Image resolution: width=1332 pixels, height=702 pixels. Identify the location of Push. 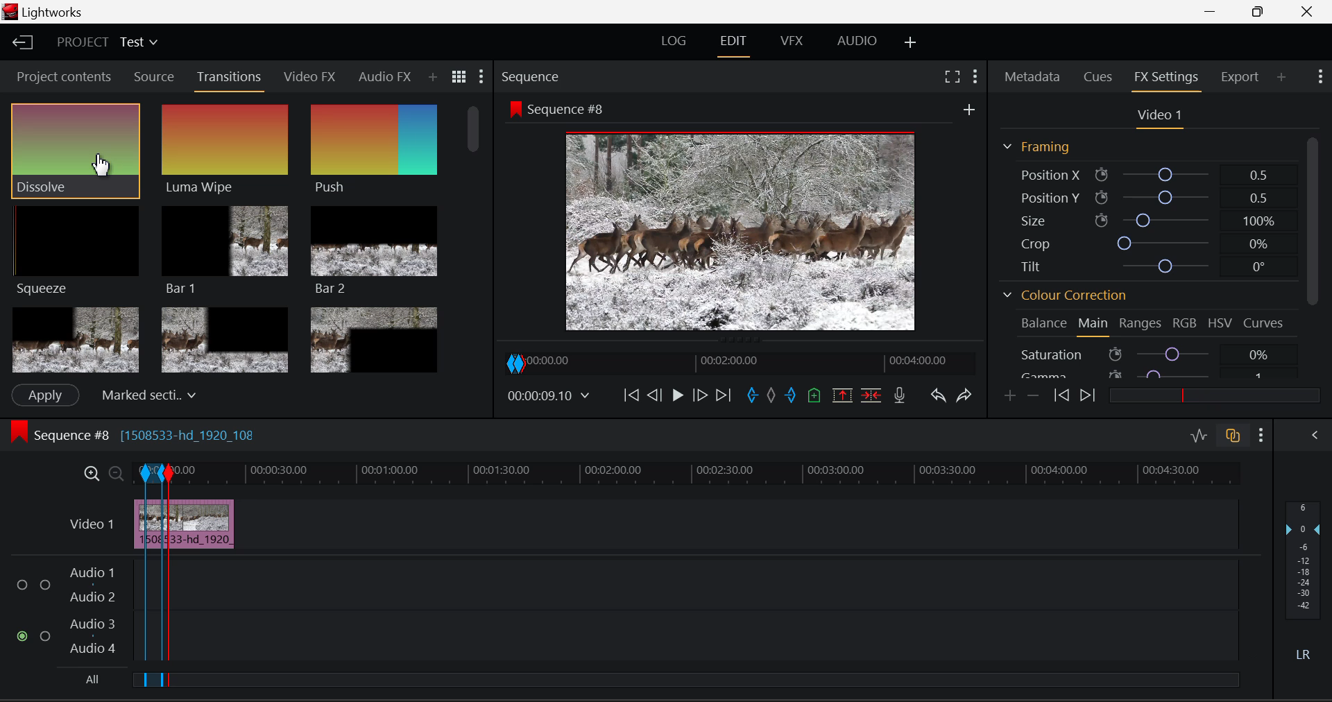
(374, 151).